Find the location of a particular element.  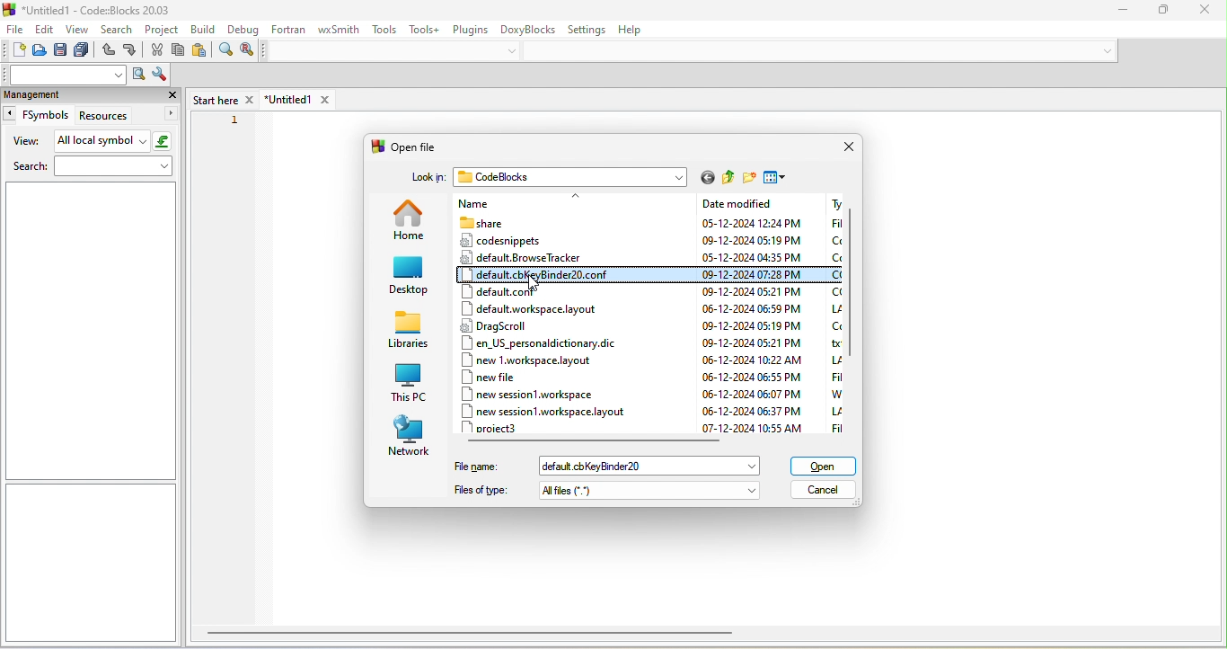

open file is located at coordinates (403, 145).